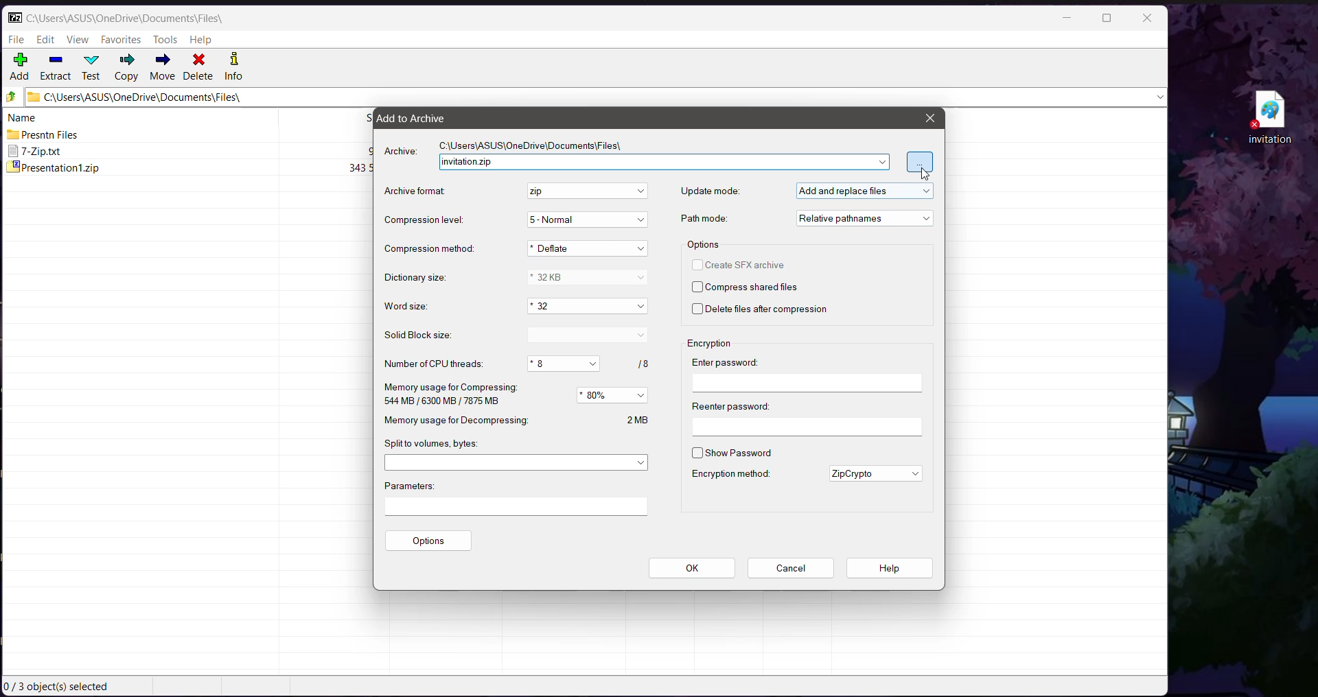 This screenshot has width=1318, height=697. Describe the element at coordinates (663, 162) in the screenshot. I see `Archive Folder Name` at that location.